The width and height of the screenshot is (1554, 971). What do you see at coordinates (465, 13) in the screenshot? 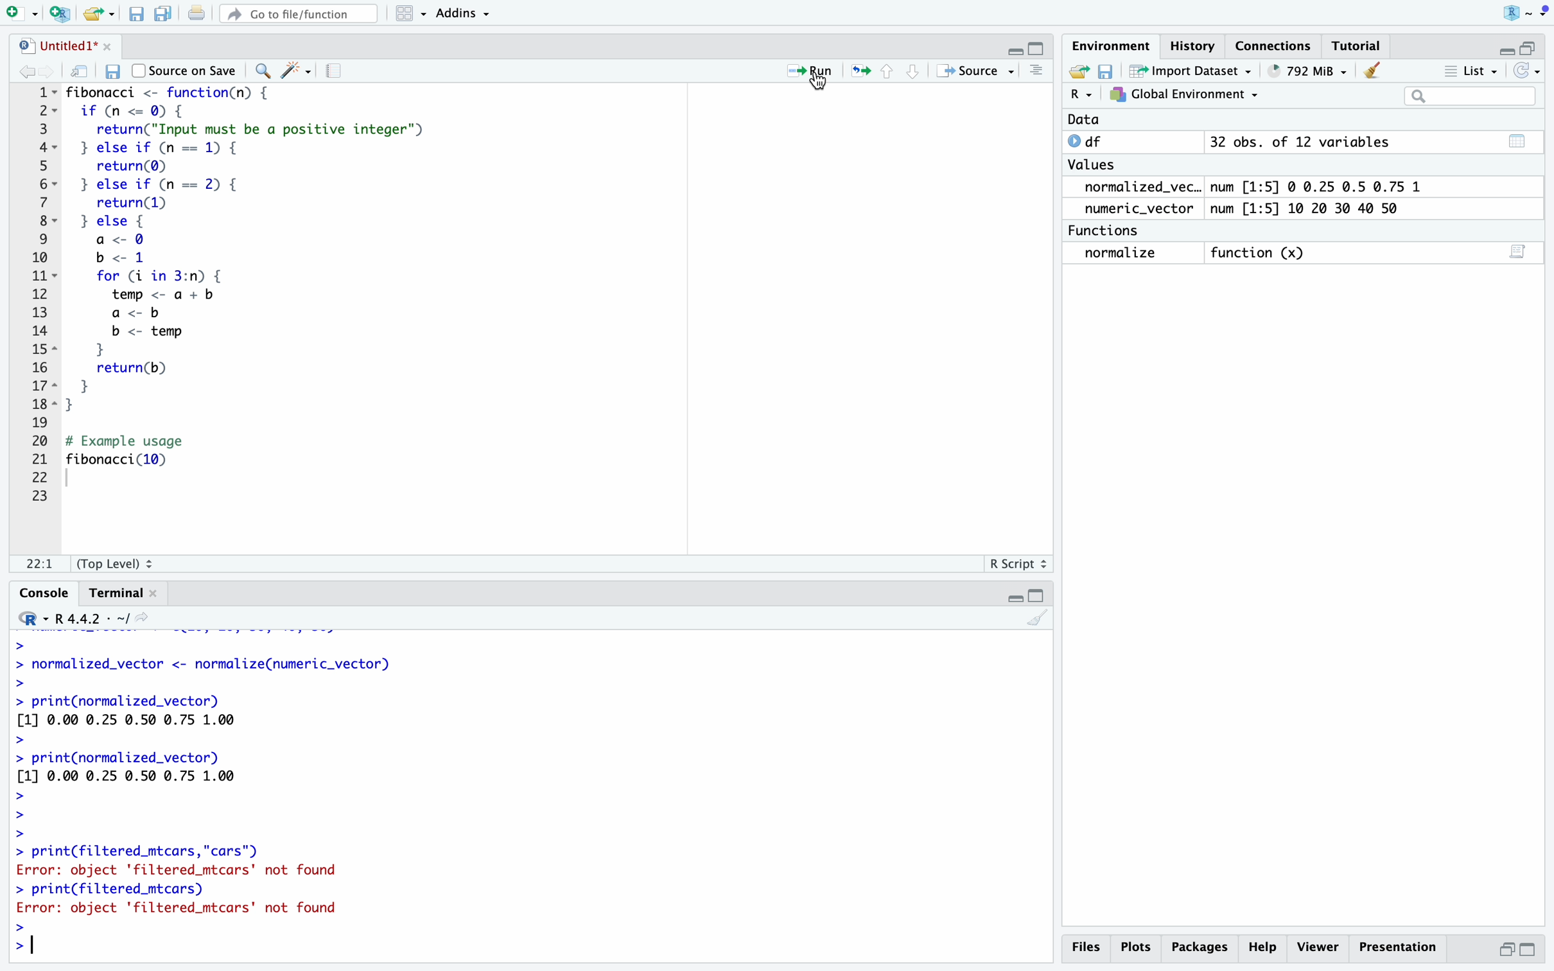
I see `addins` at bounding box center [465, 13].